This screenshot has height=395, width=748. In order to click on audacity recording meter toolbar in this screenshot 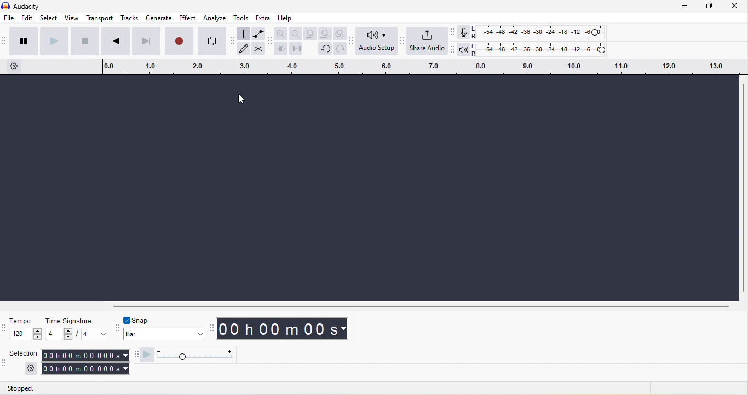, I will do `click(454, 34)`.